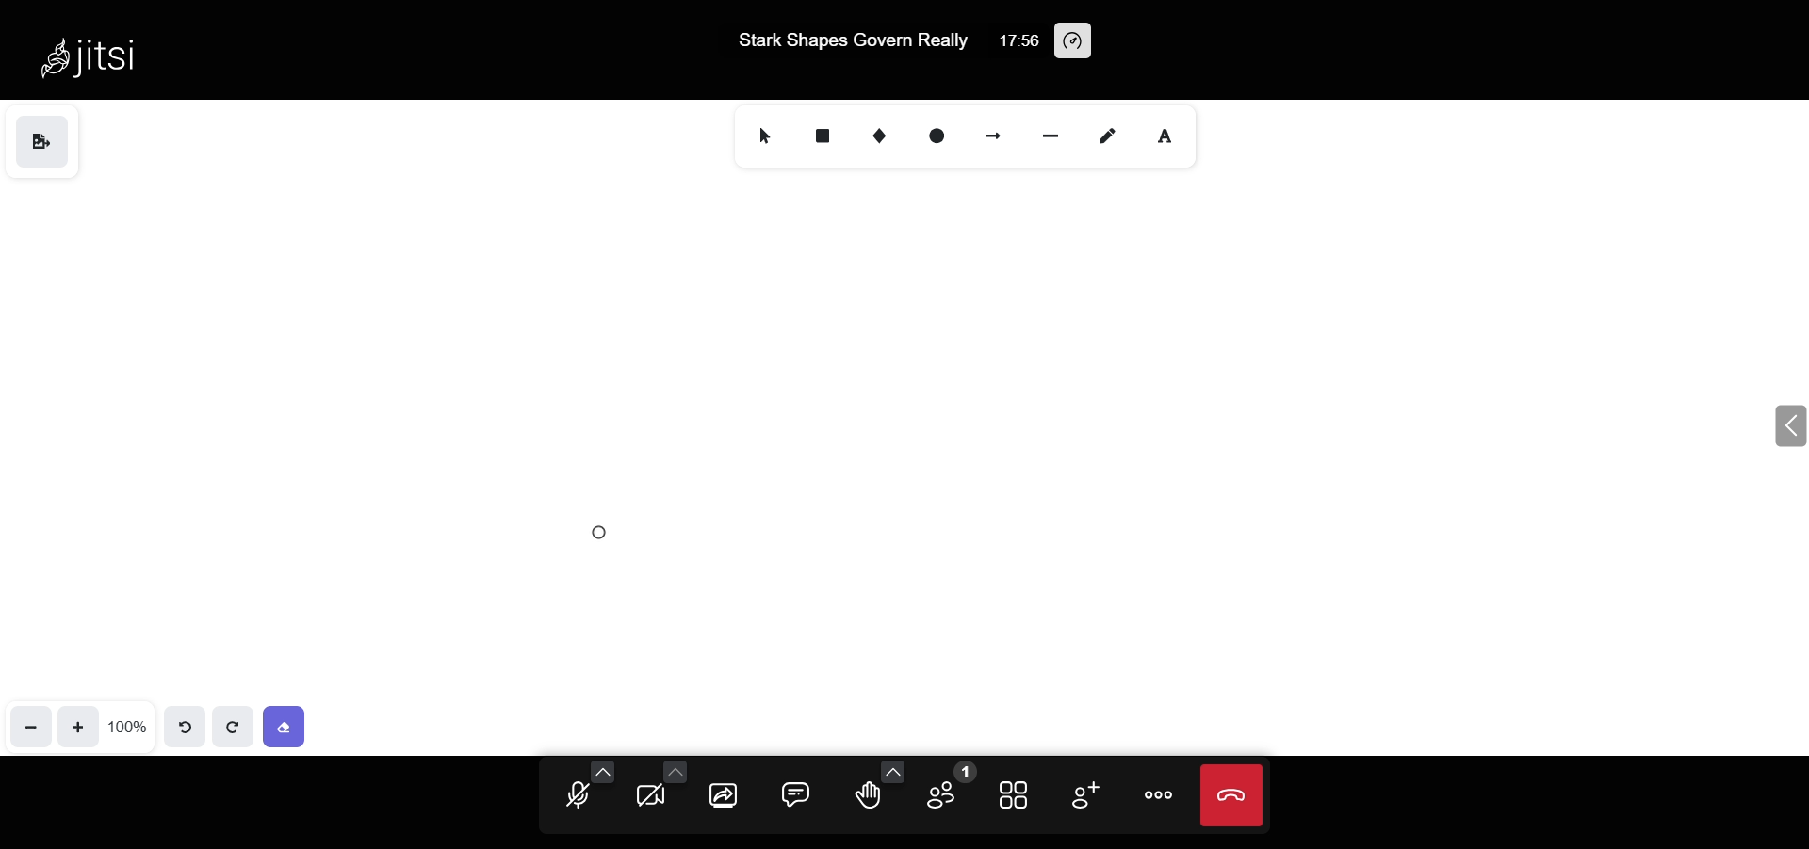  I want to click on save as image, so click(41, 142).